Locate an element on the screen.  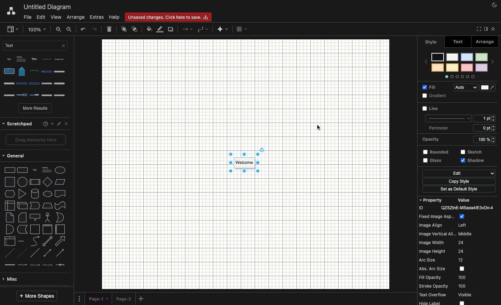
Size is located at coordinates (486, 108).